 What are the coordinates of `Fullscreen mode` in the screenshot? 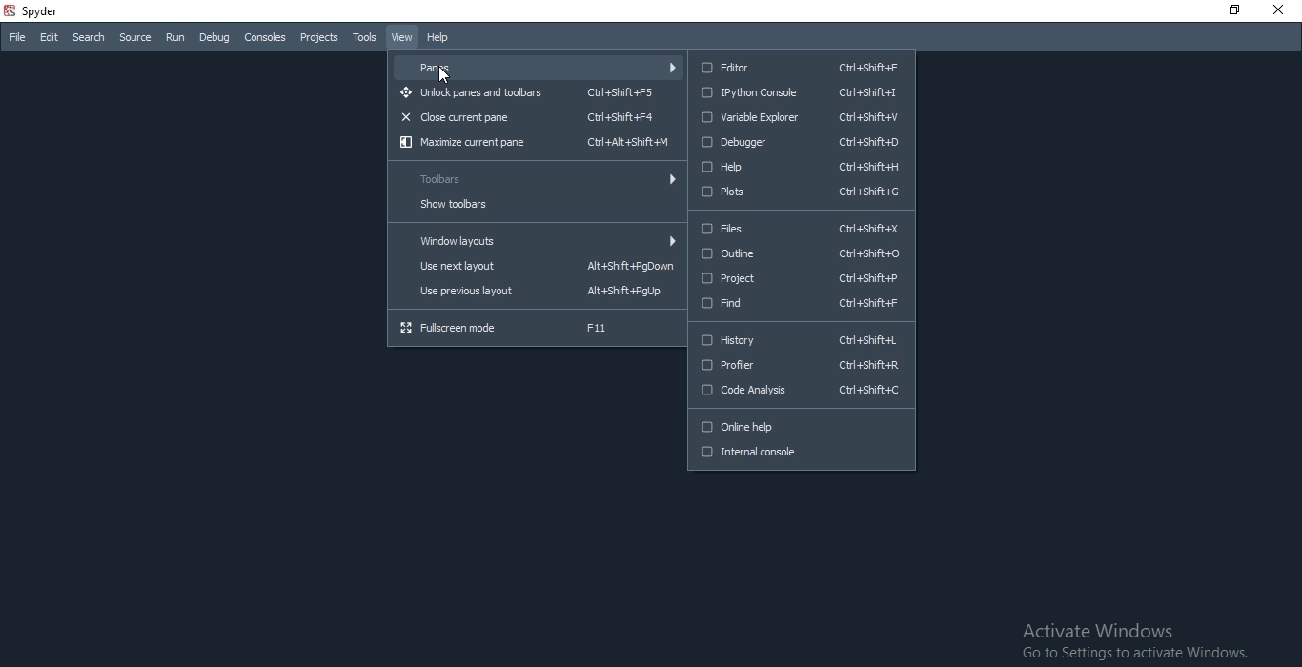 It's located at (535, 327).